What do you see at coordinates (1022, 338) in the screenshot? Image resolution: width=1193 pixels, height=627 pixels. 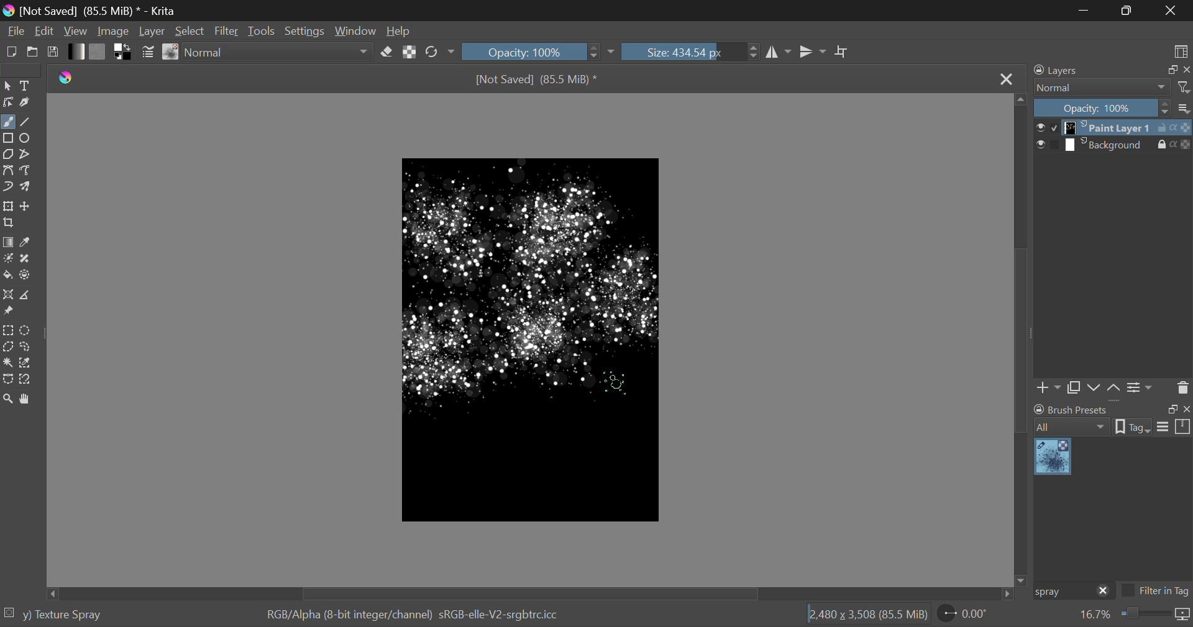 I see `Scroll Bar` at bounding box center [1022, 338].